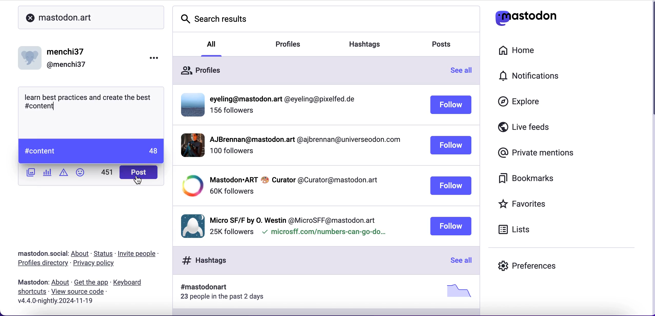 The image size is (655, 316). I want to click on follow, so click(451, 186).